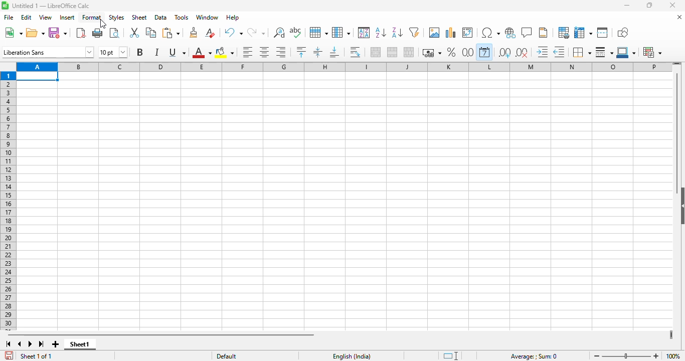  What do you see at coordinates (81, 33) in the screenshot?
I see `export directly as PDF` at bounding box center [81, 33].